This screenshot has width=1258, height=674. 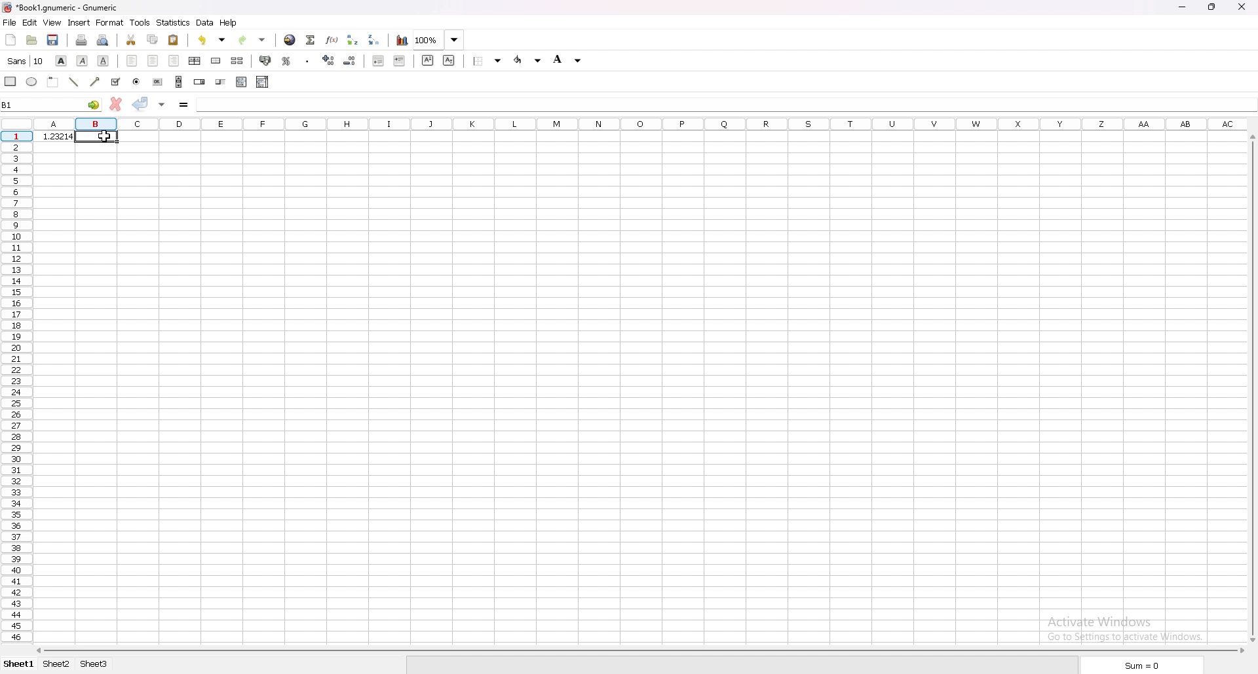 What do you see at coordinates (400, 62) in the screenshot?
I see `increase indent` at bounding box center [400, 62].